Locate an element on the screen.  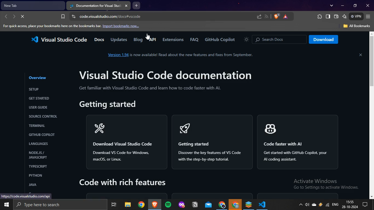
google chrome is located at coordinates (140, 205).